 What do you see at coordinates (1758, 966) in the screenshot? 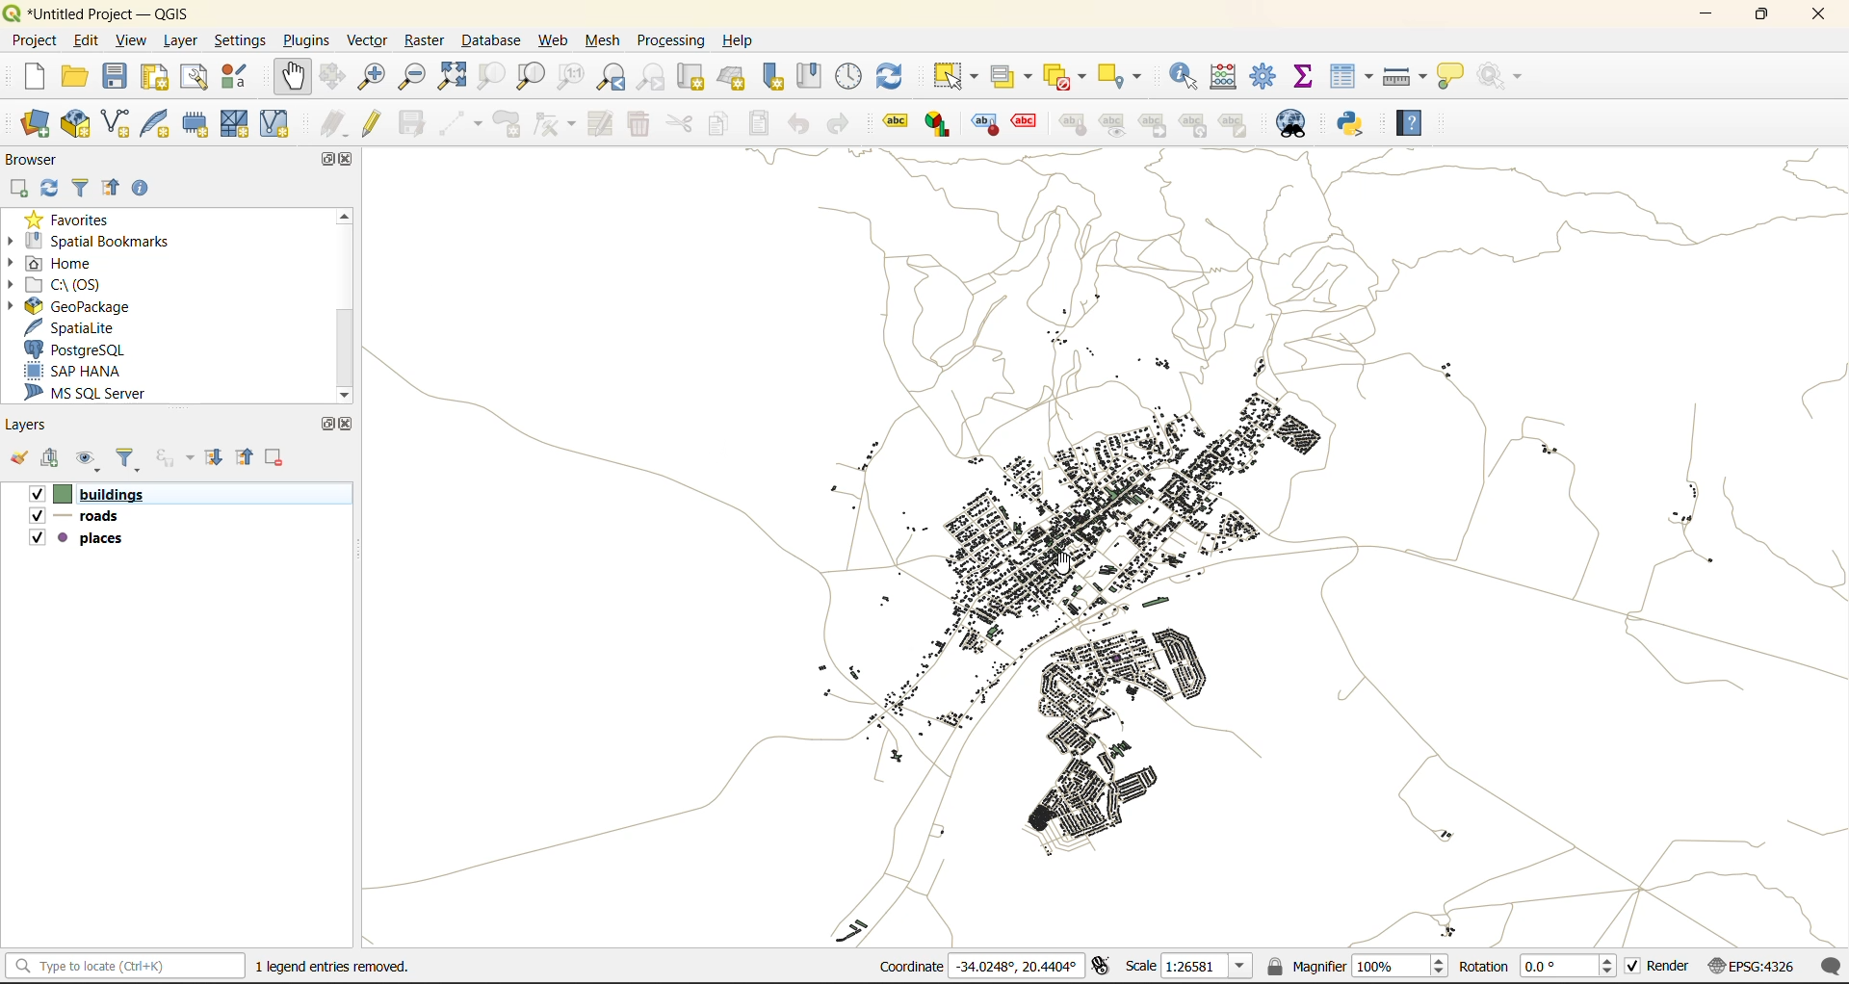
I see `crs` at bounding box center [1758, 966].